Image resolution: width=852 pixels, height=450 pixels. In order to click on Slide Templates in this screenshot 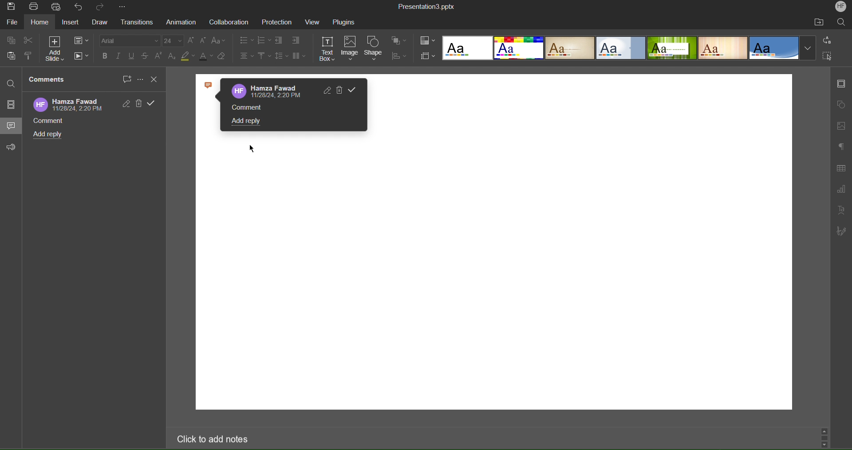, I will do `click(629, 49)`.